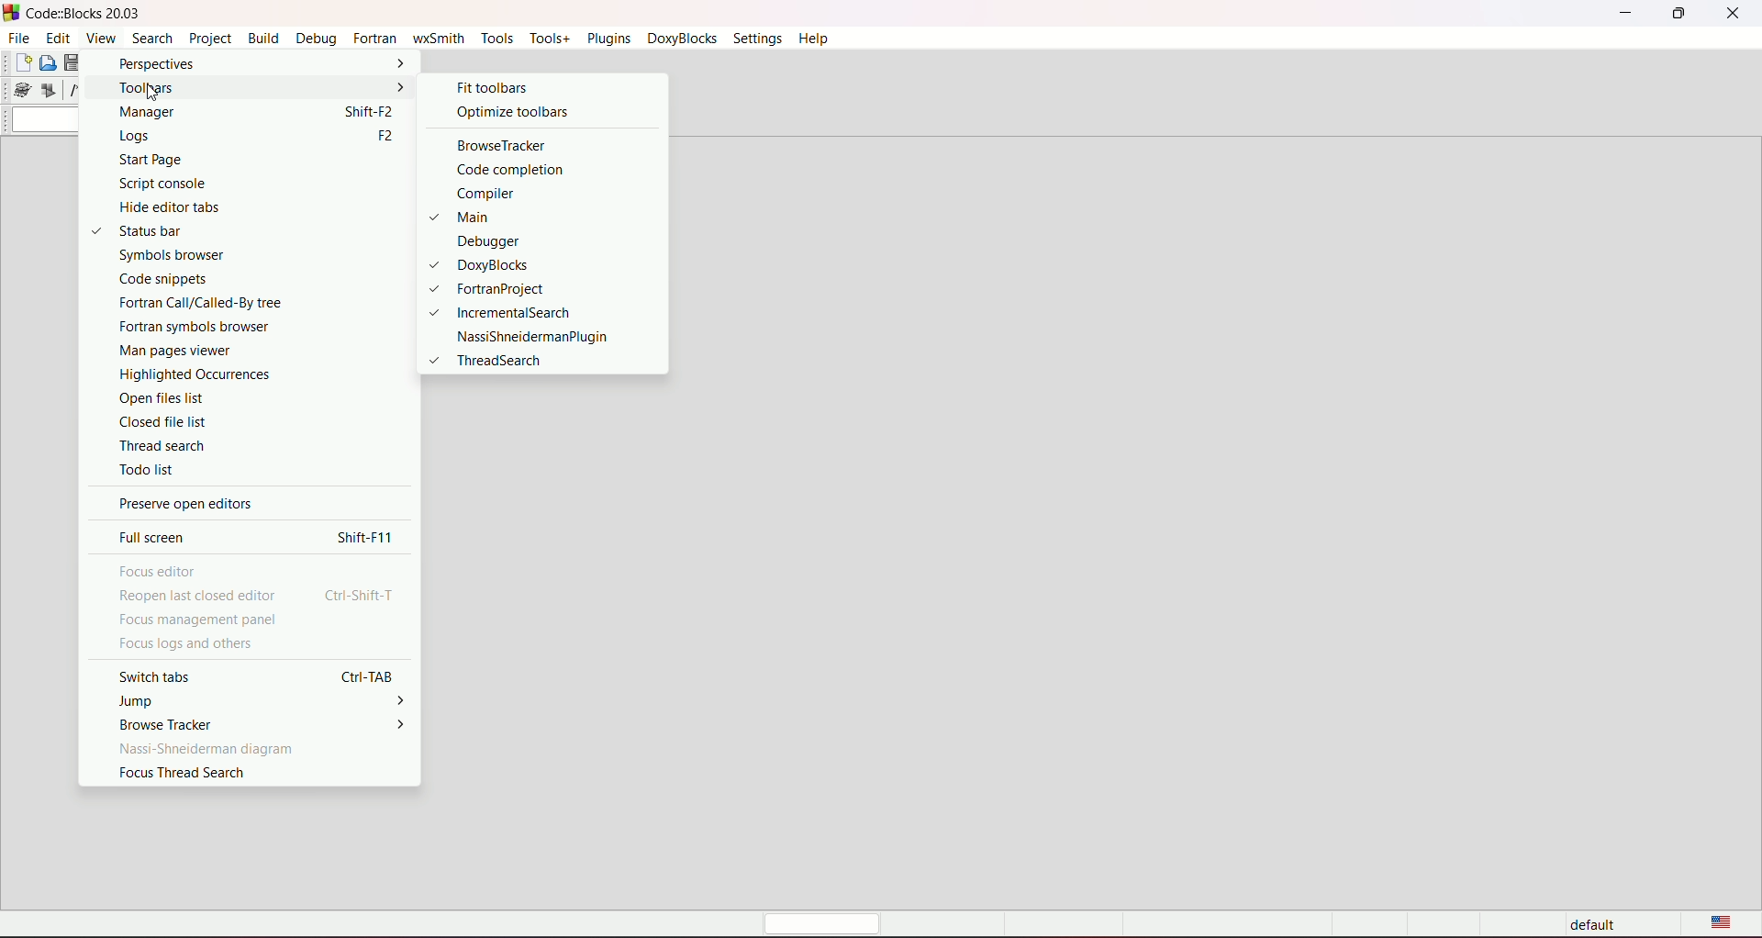 Image resolution: width=1762 pixels, height=938 pixels. Describe the element at coordinates (19, 37) in the screenshot. I see `file` at that location.